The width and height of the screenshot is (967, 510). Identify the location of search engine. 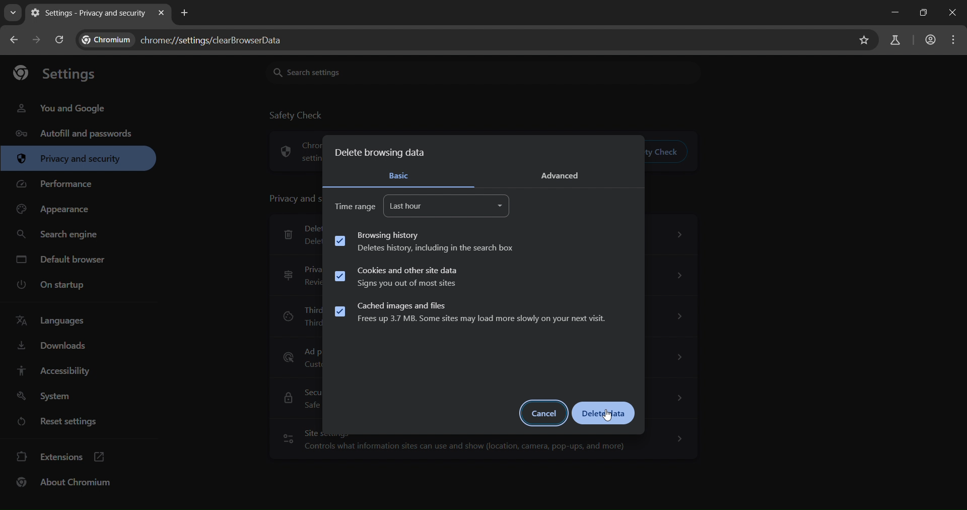
(63, 233).